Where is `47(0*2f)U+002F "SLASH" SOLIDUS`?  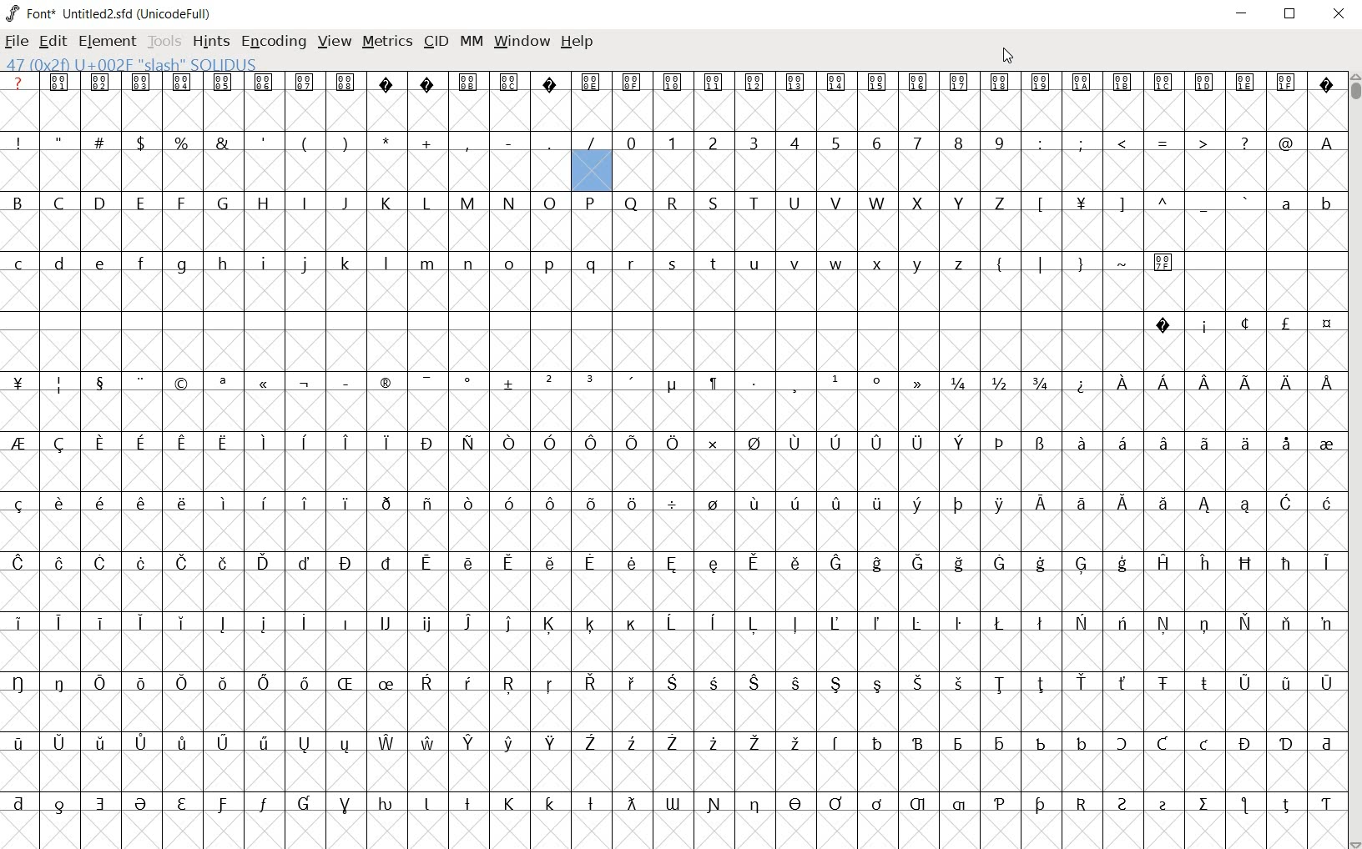
47(0*2f)U+002F "SLASH" SOLIDUS is located at coordinates (131, 63).